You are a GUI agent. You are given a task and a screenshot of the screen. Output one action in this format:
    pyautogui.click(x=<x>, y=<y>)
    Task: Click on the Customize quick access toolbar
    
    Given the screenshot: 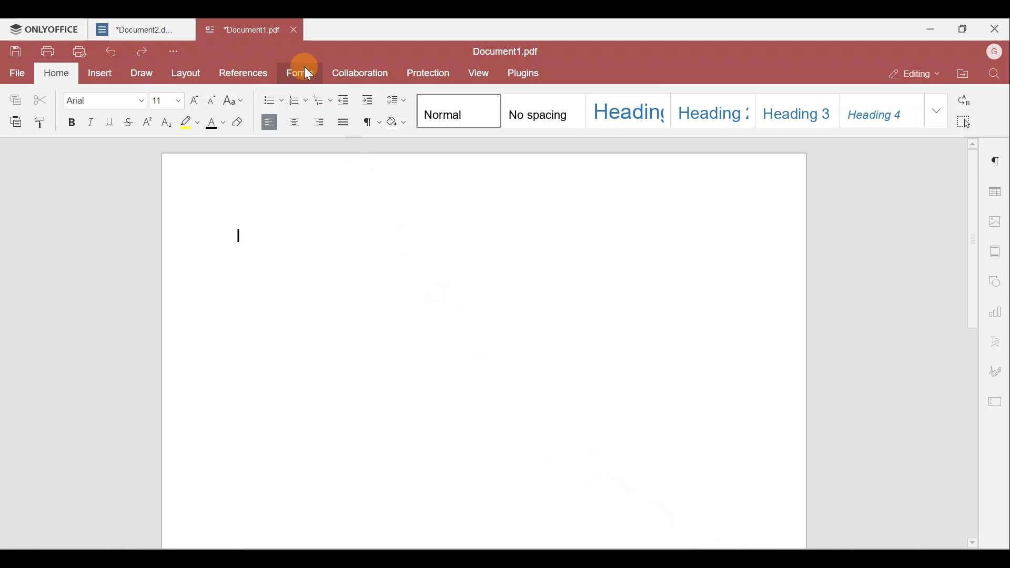 What is the action you would take?
    pyautogui.click(x=177, y=50)
    